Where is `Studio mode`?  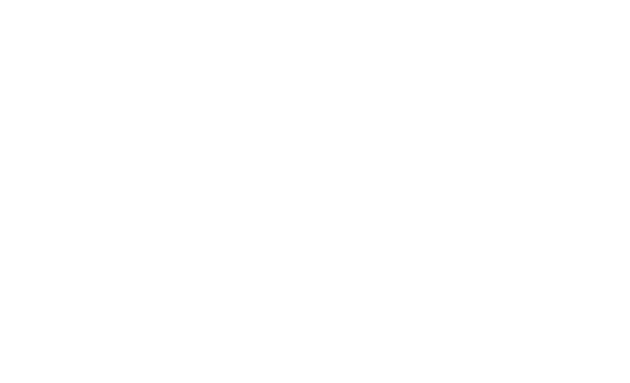
Studio mode is located at coordinates (571, 321).